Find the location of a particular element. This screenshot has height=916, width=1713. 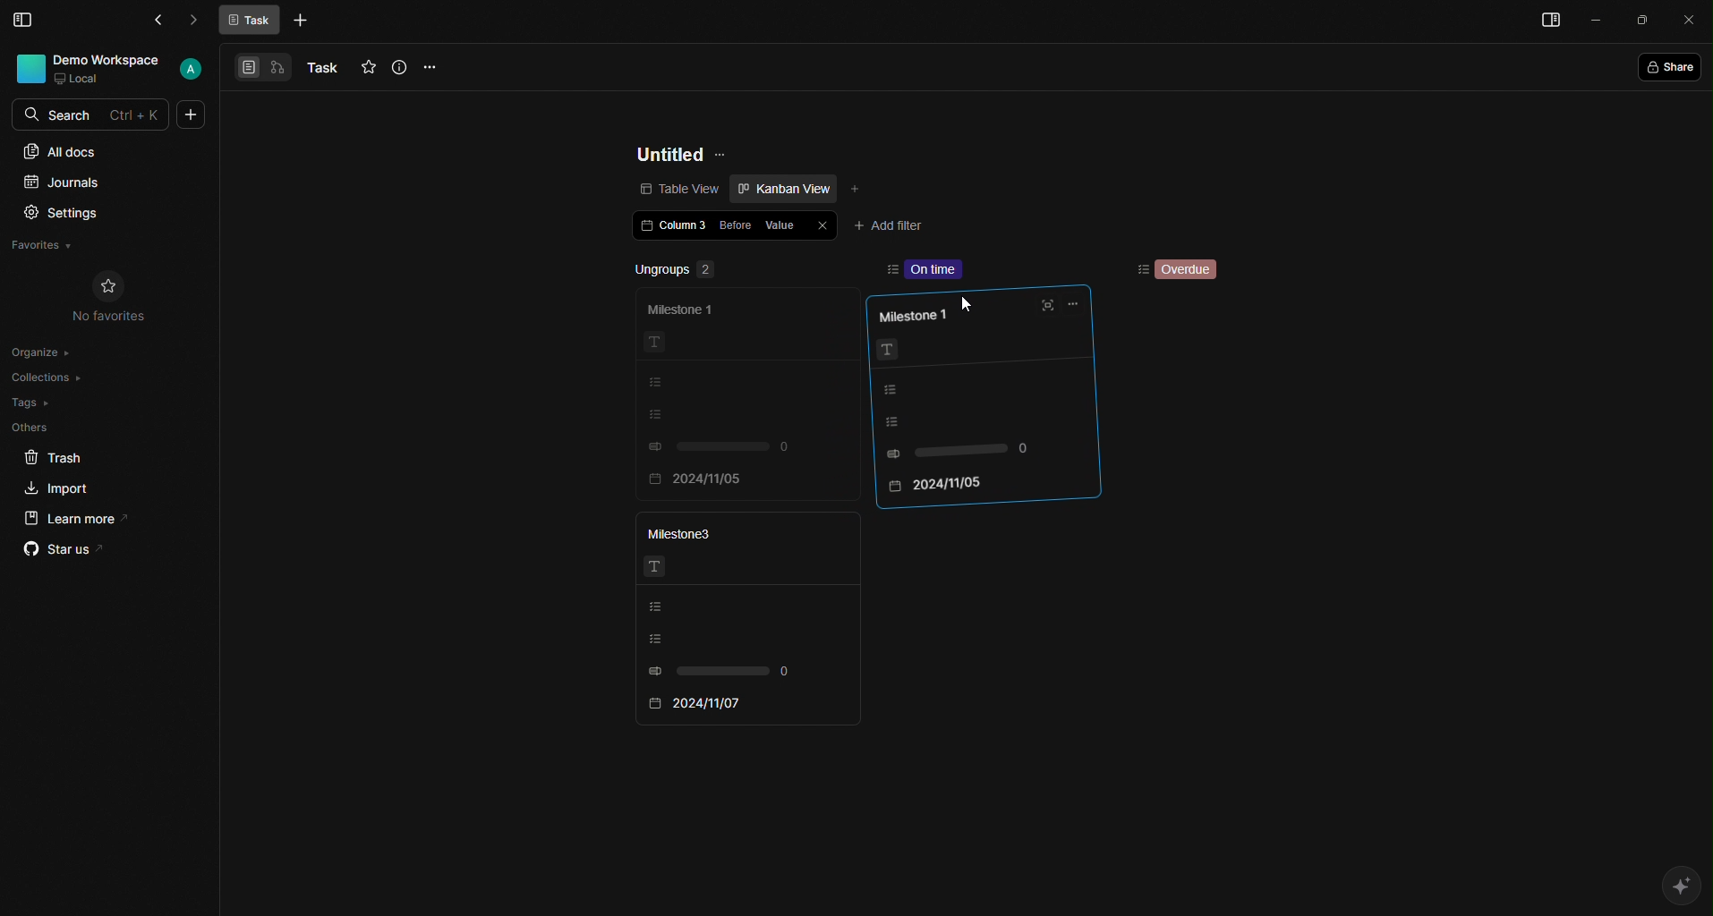

Table view is located at coordinates (656, 190).